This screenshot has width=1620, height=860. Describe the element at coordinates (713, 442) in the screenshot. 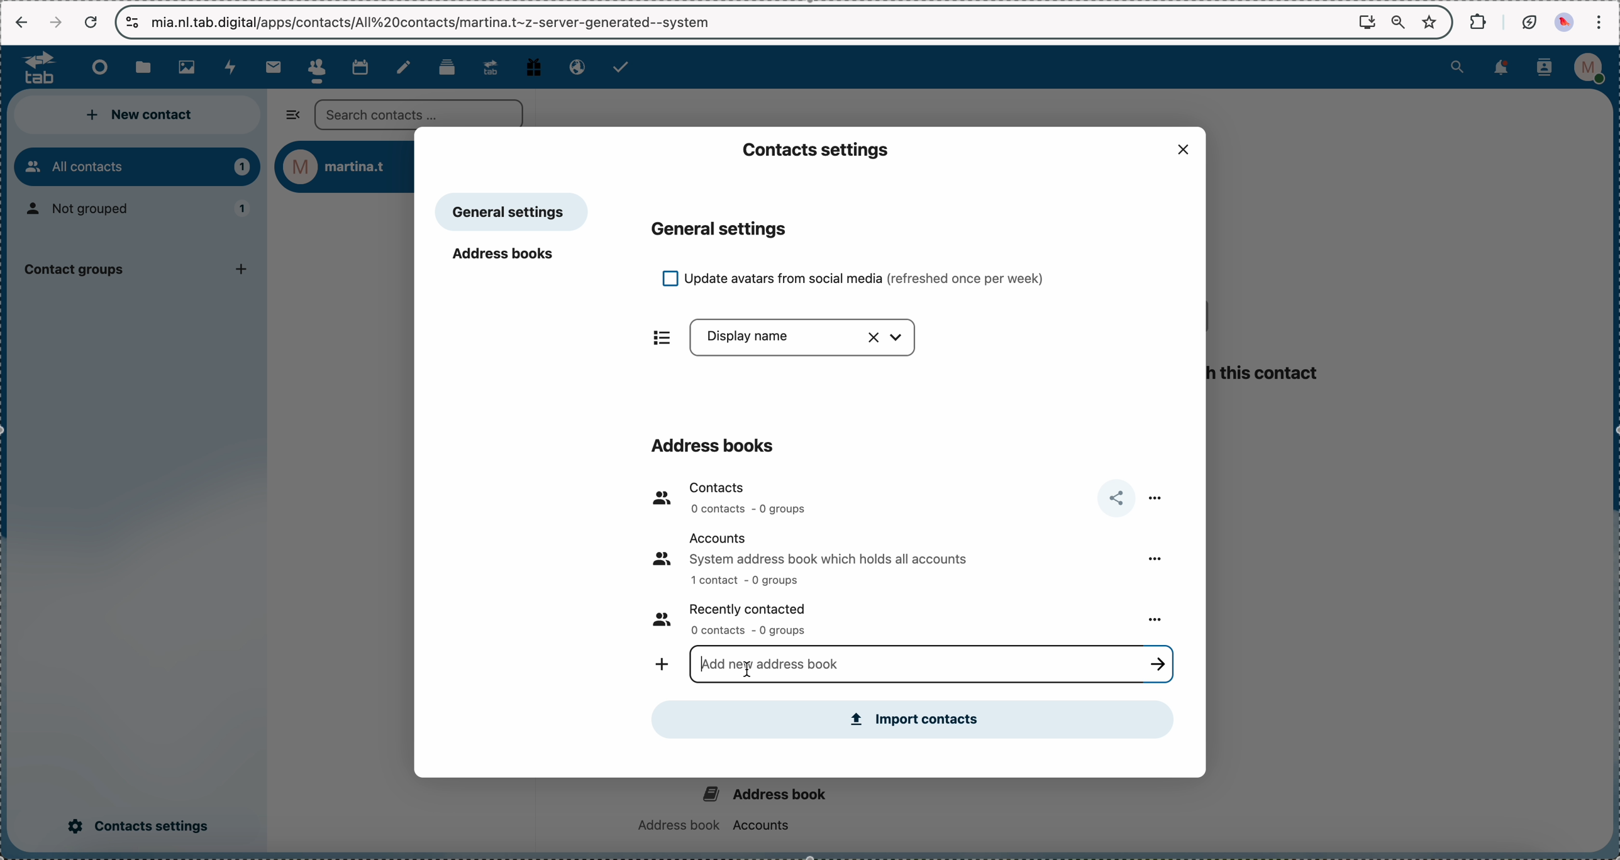

I see `address books` at that location.